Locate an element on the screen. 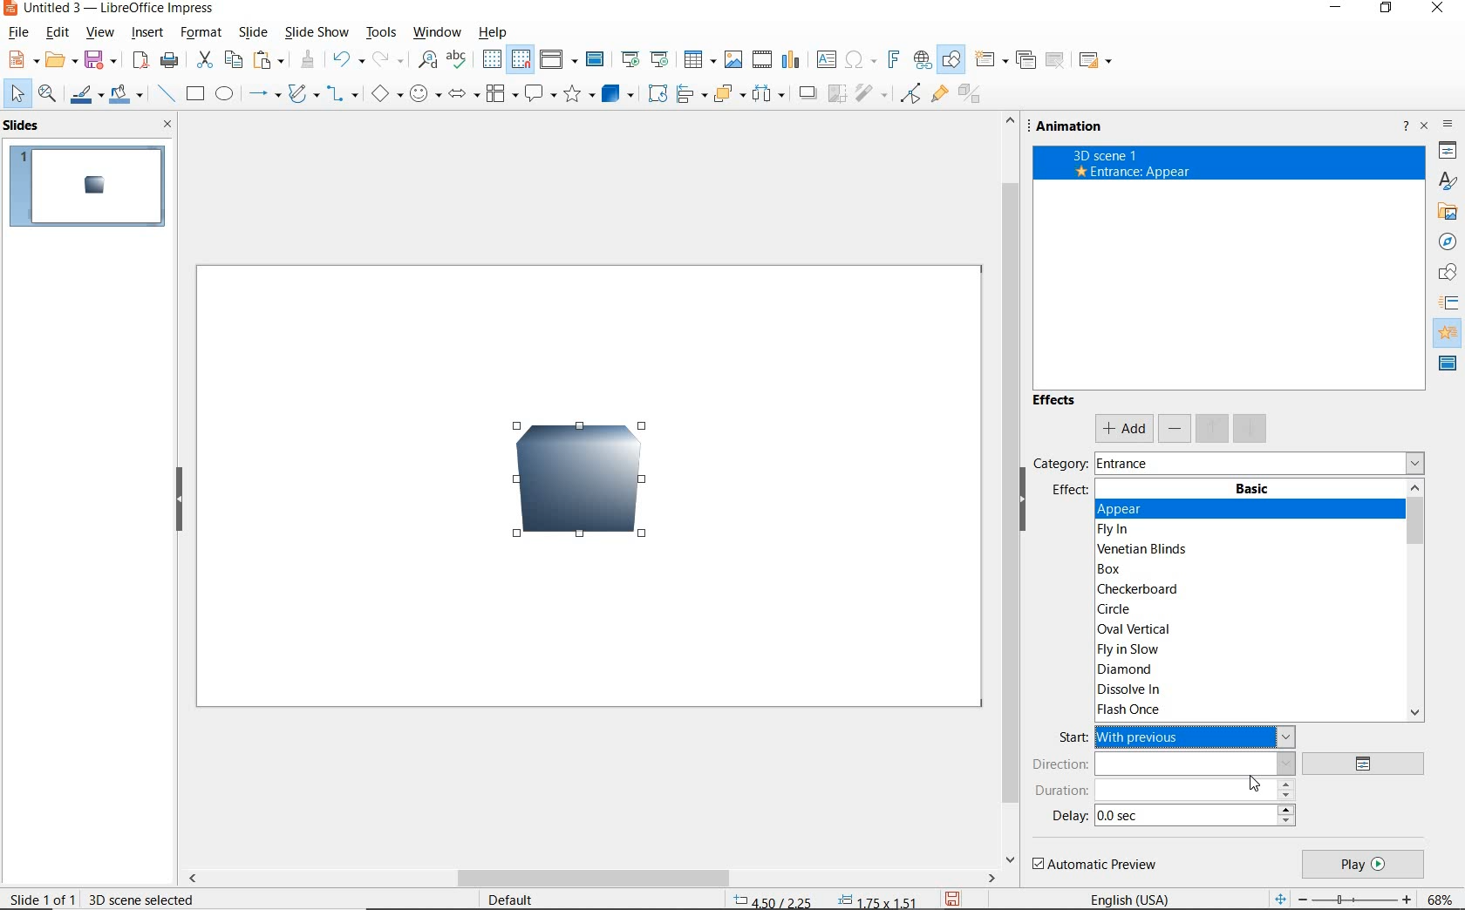 This screenshot has width=1465, height=910. effect is located at coordinates (1069, 494).